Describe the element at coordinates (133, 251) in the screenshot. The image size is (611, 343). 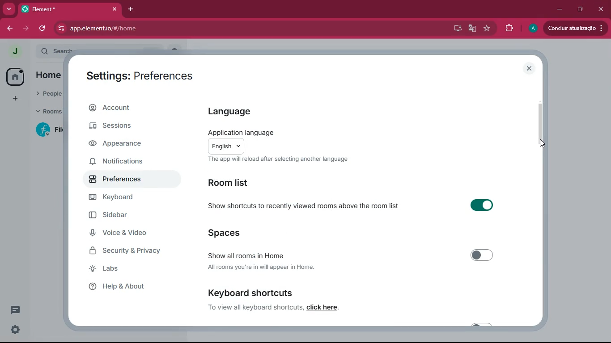
I see `security` at that location.